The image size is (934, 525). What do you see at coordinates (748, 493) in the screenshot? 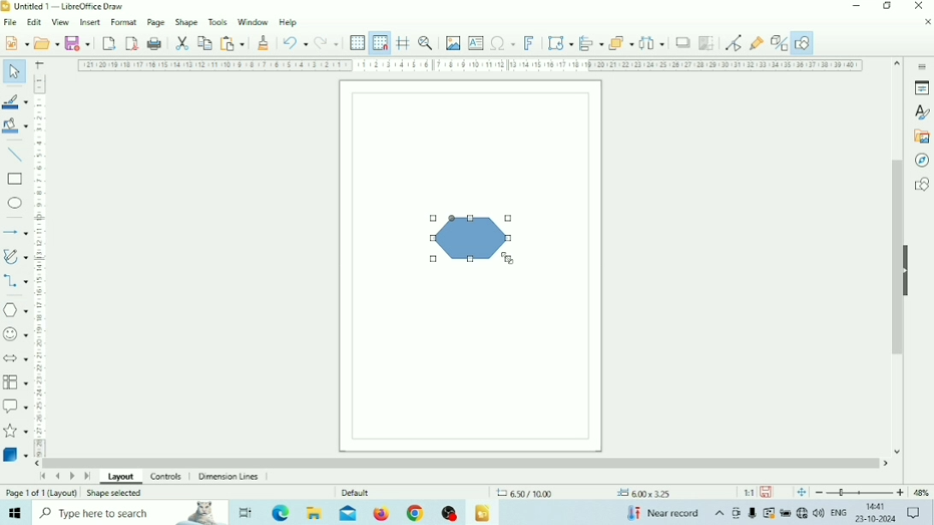
I see `Scaling factor` at bounding box center [748, 493].